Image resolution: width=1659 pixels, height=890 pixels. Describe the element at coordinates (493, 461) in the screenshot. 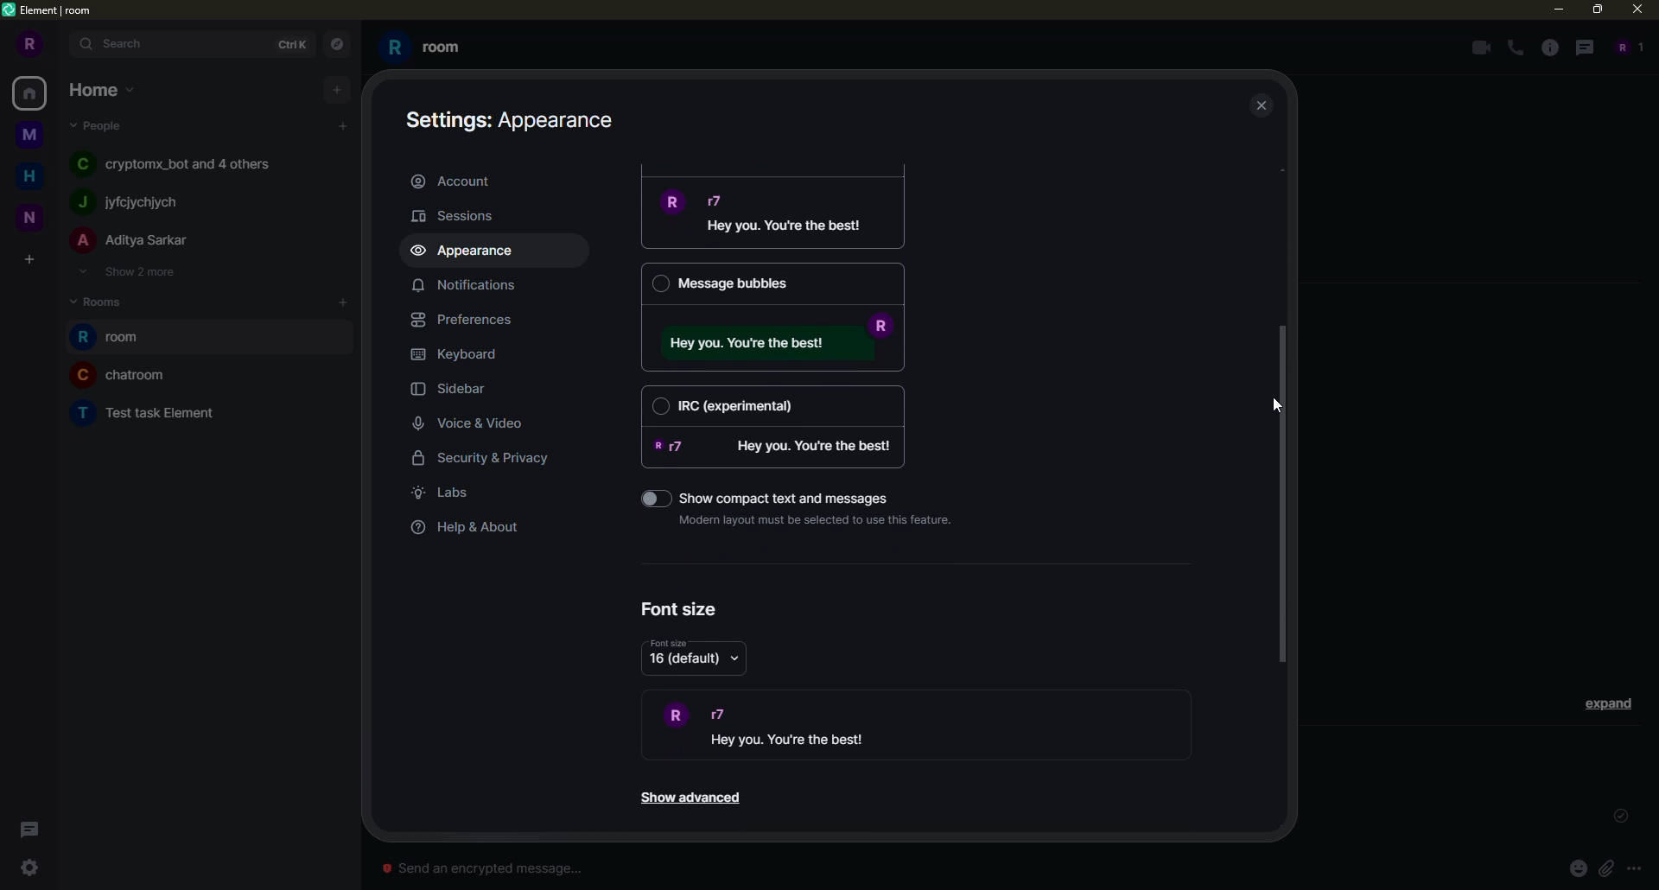

I see `security & privacy` at that location.